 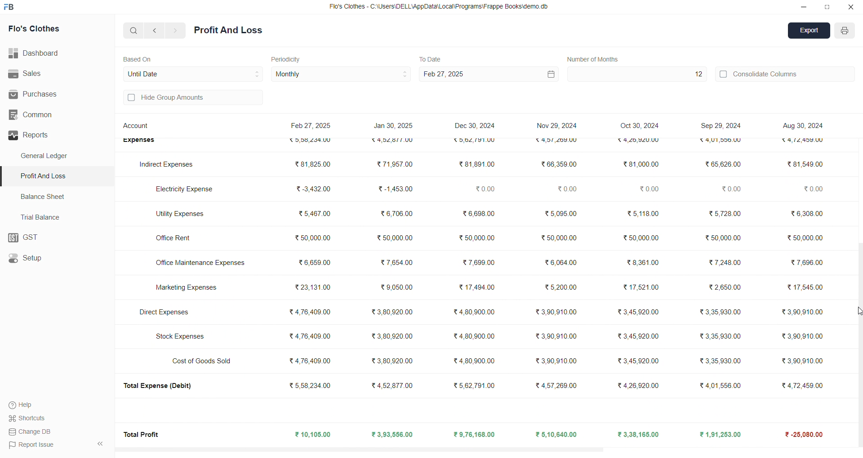 What do you see at coordinates (481, 448) in the screenshot?
I see `horizontal scroll bar` at bounding box center [481, 448].